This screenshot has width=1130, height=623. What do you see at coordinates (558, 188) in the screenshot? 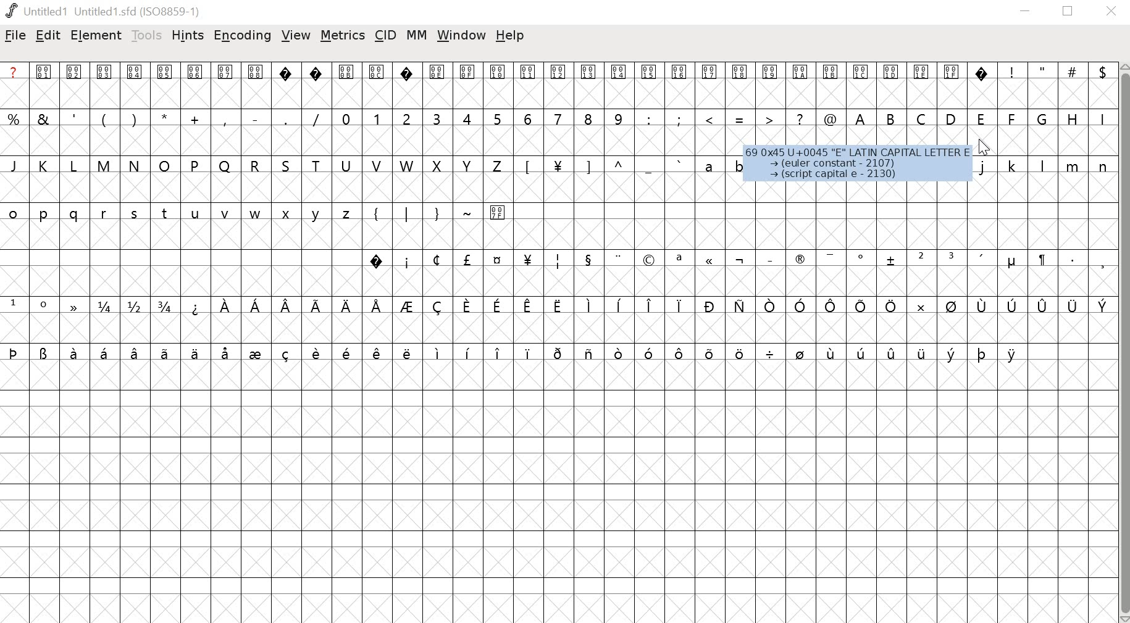
I see `empty cells` at bounding box center [558, 188].